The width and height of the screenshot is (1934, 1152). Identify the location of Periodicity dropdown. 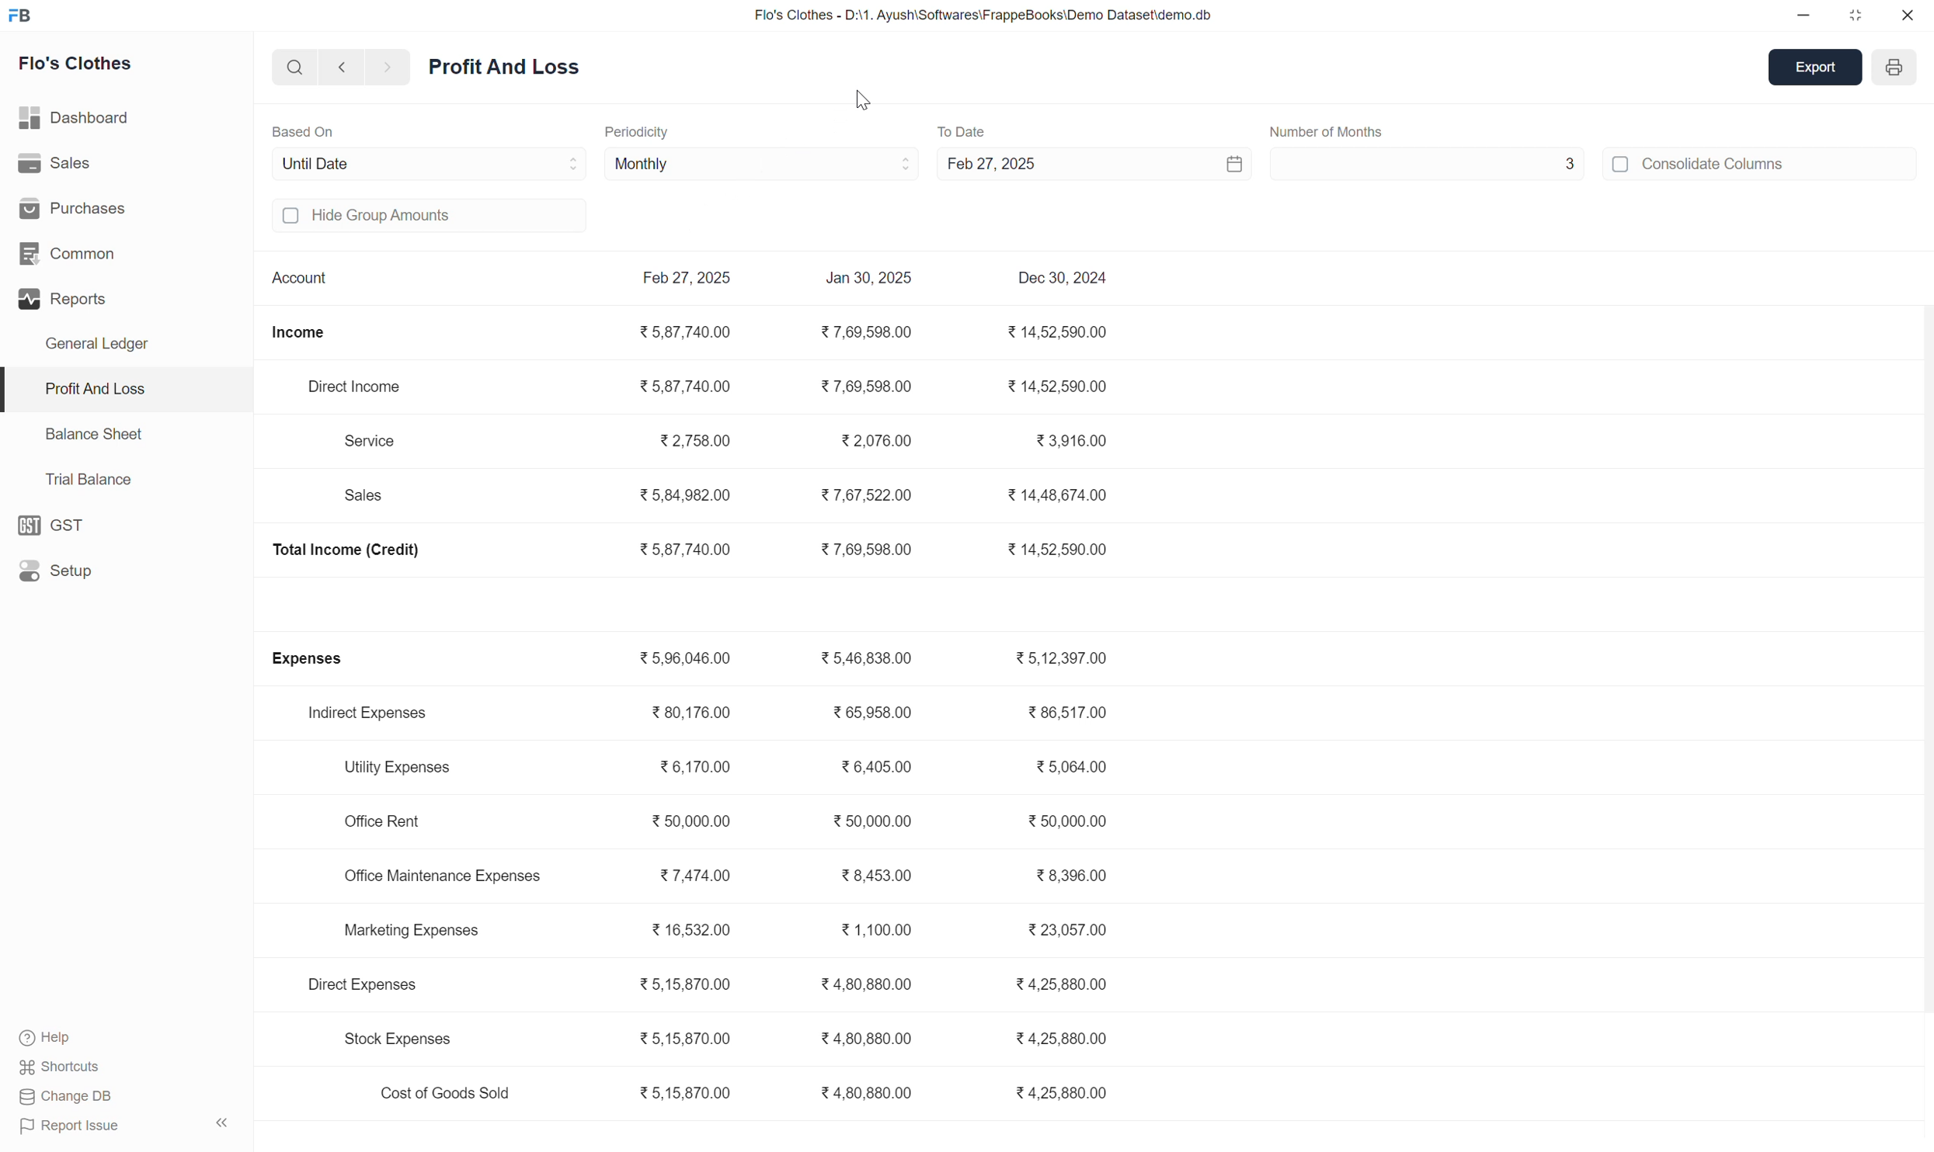
(852, 166).